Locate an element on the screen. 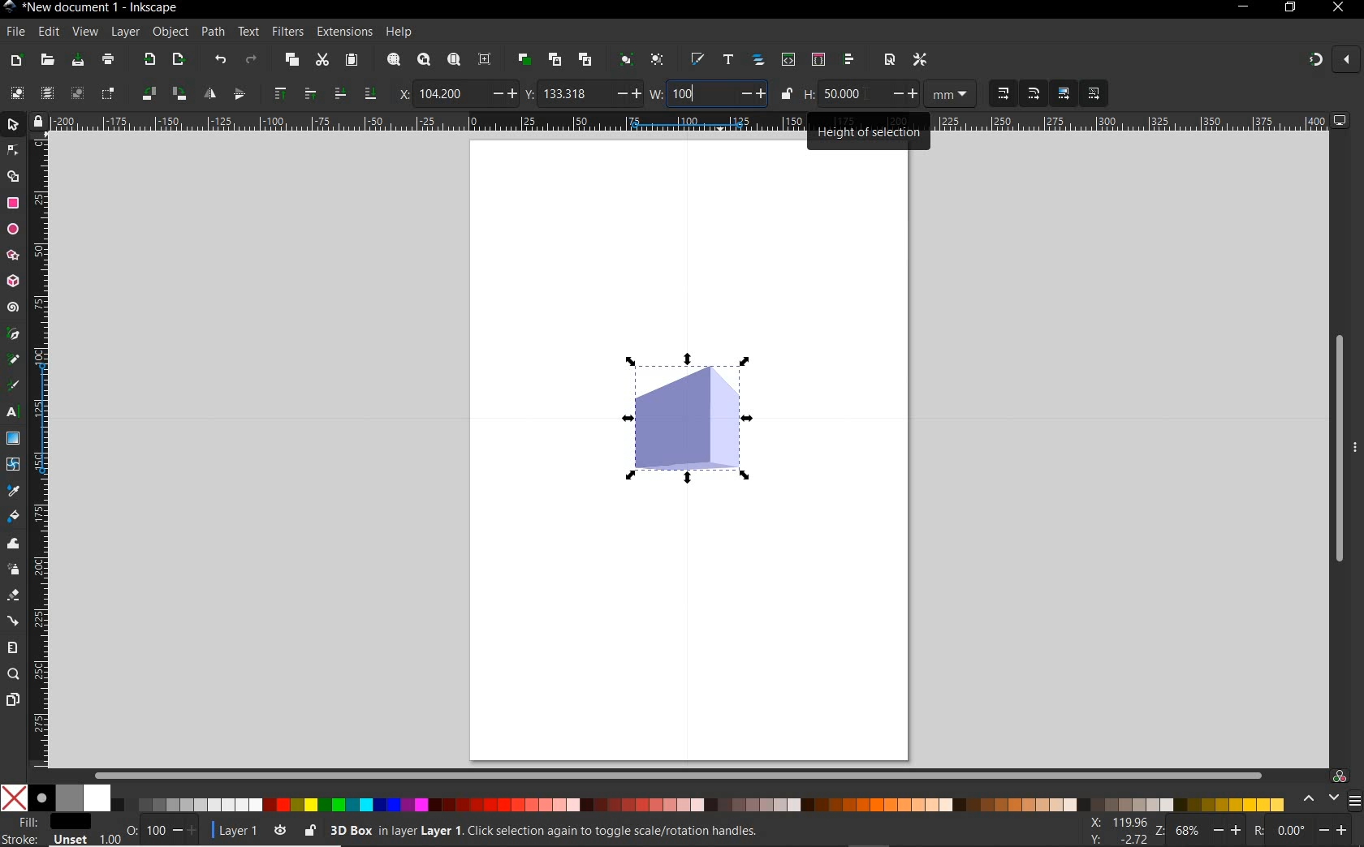 Image resolution: width=1364 pixels, height=847 pixels. object flip is located at coordinates (208, 95).